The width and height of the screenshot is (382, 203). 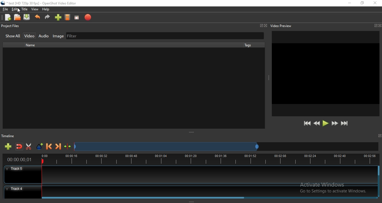 What do you see at coordinates (37, 18) in the screenshot?
I see `Undo` at bounding box center [37, 18].